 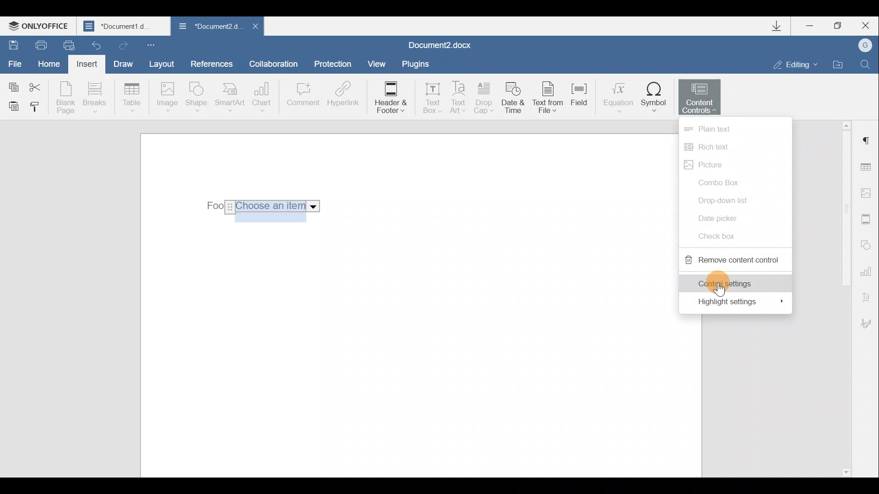 I want to click on Downloads, so click(x=780, y=26).